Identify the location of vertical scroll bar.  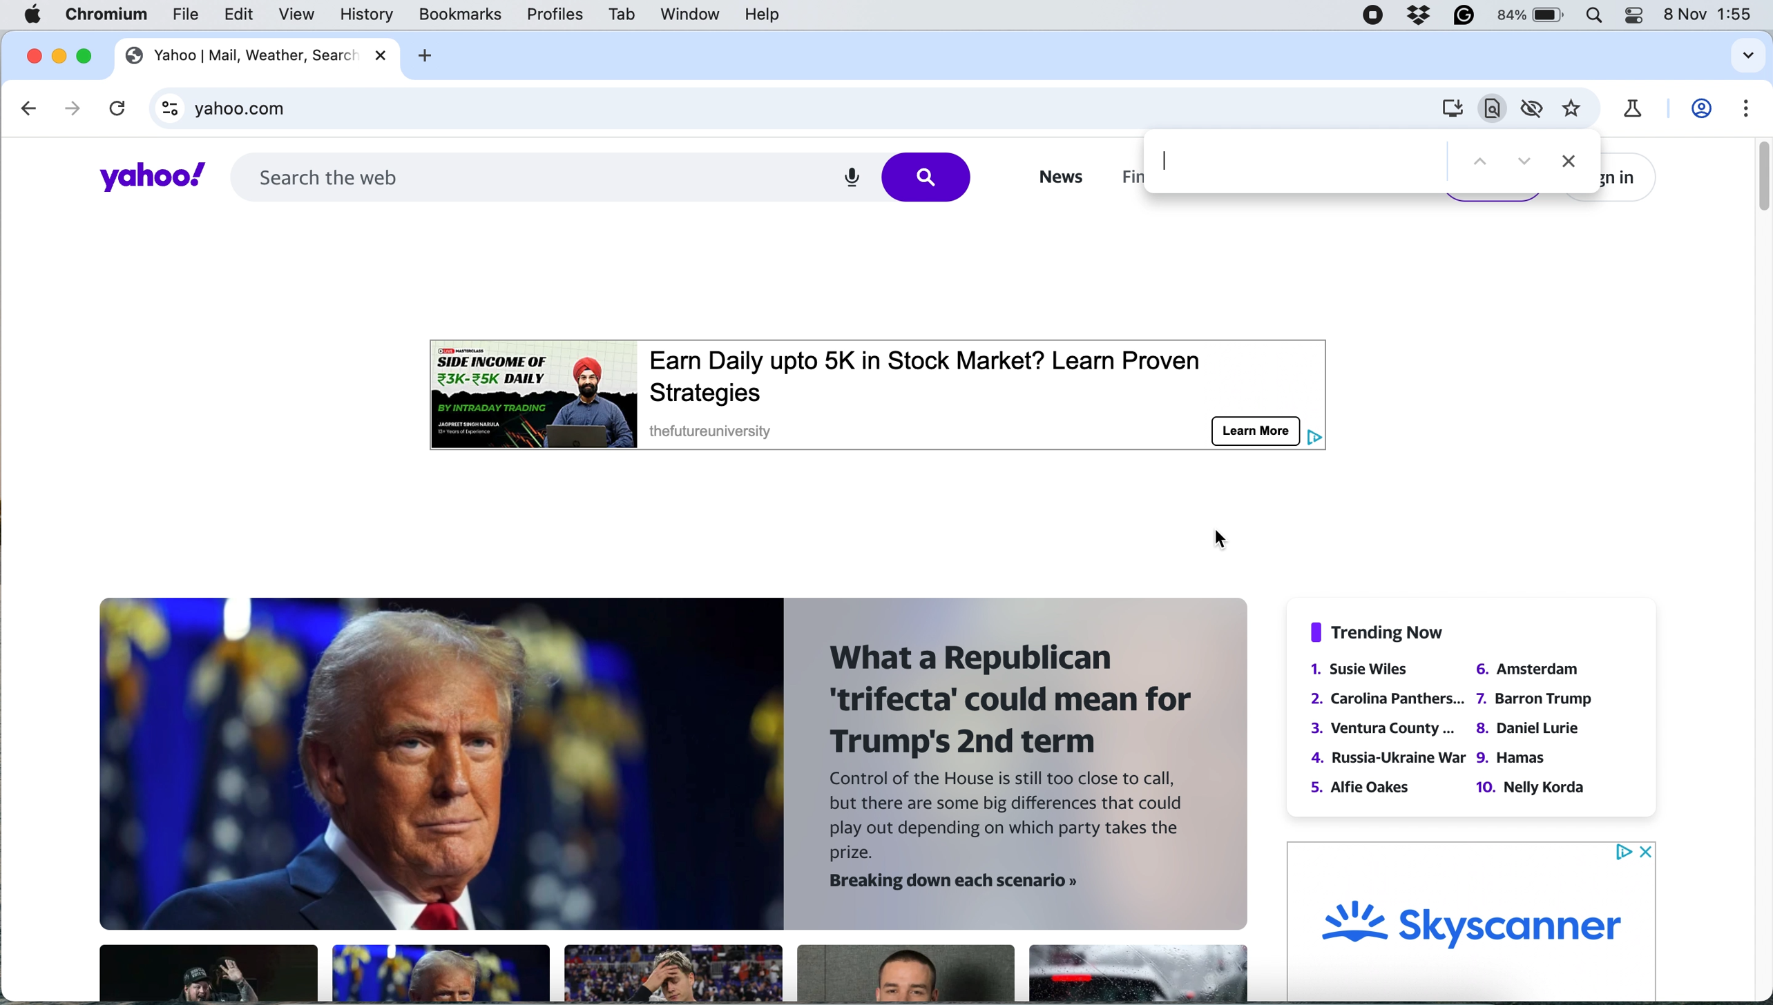
(1756, 181).